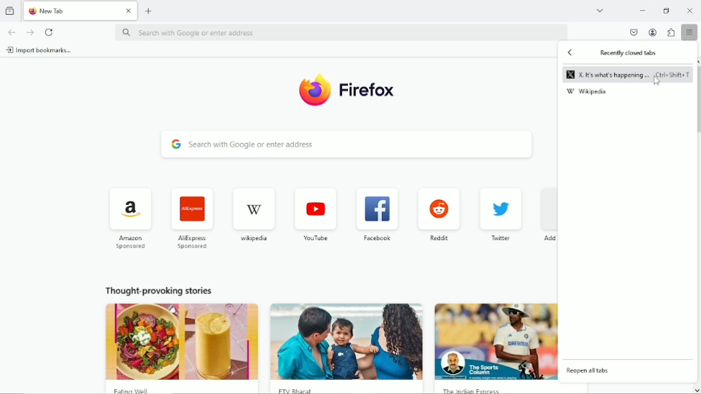  I want to click on Back, so click(571, 54).